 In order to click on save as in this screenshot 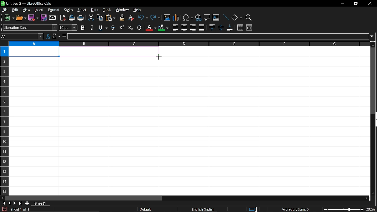, I will do `click(44, 17)`.